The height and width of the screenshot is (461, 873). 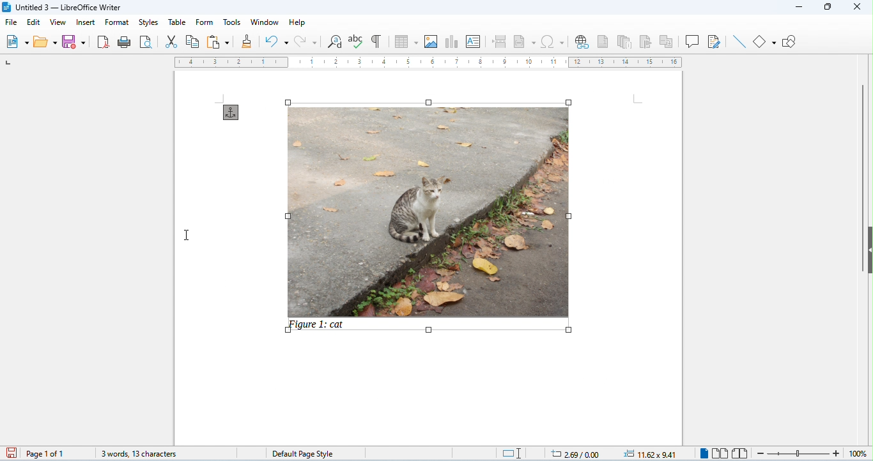 I want to click on minimize, so click(x=797, y=9).